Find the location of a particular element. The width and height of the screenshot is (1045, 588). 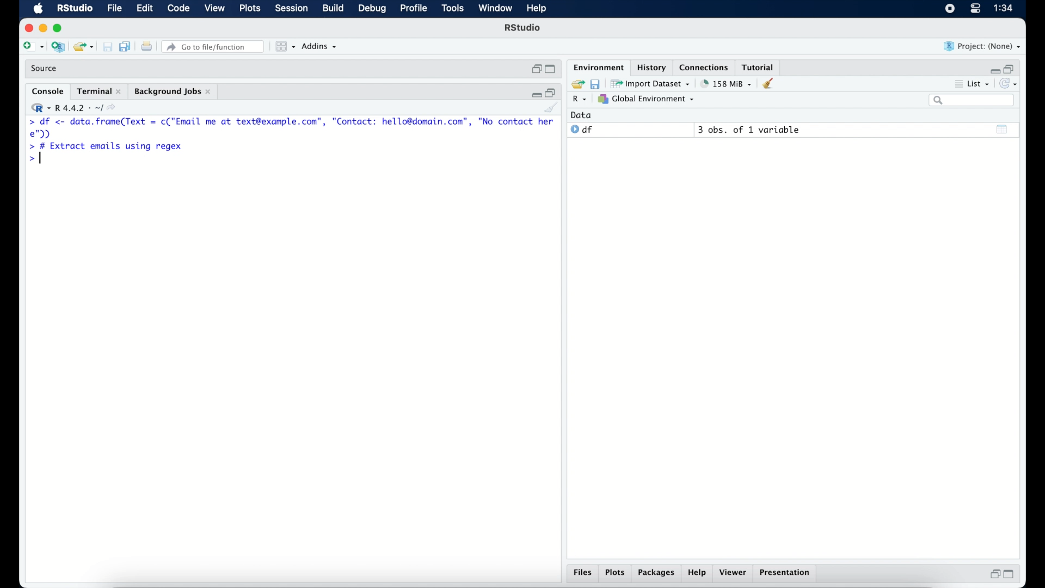

help is located at coordinates (698, 573).